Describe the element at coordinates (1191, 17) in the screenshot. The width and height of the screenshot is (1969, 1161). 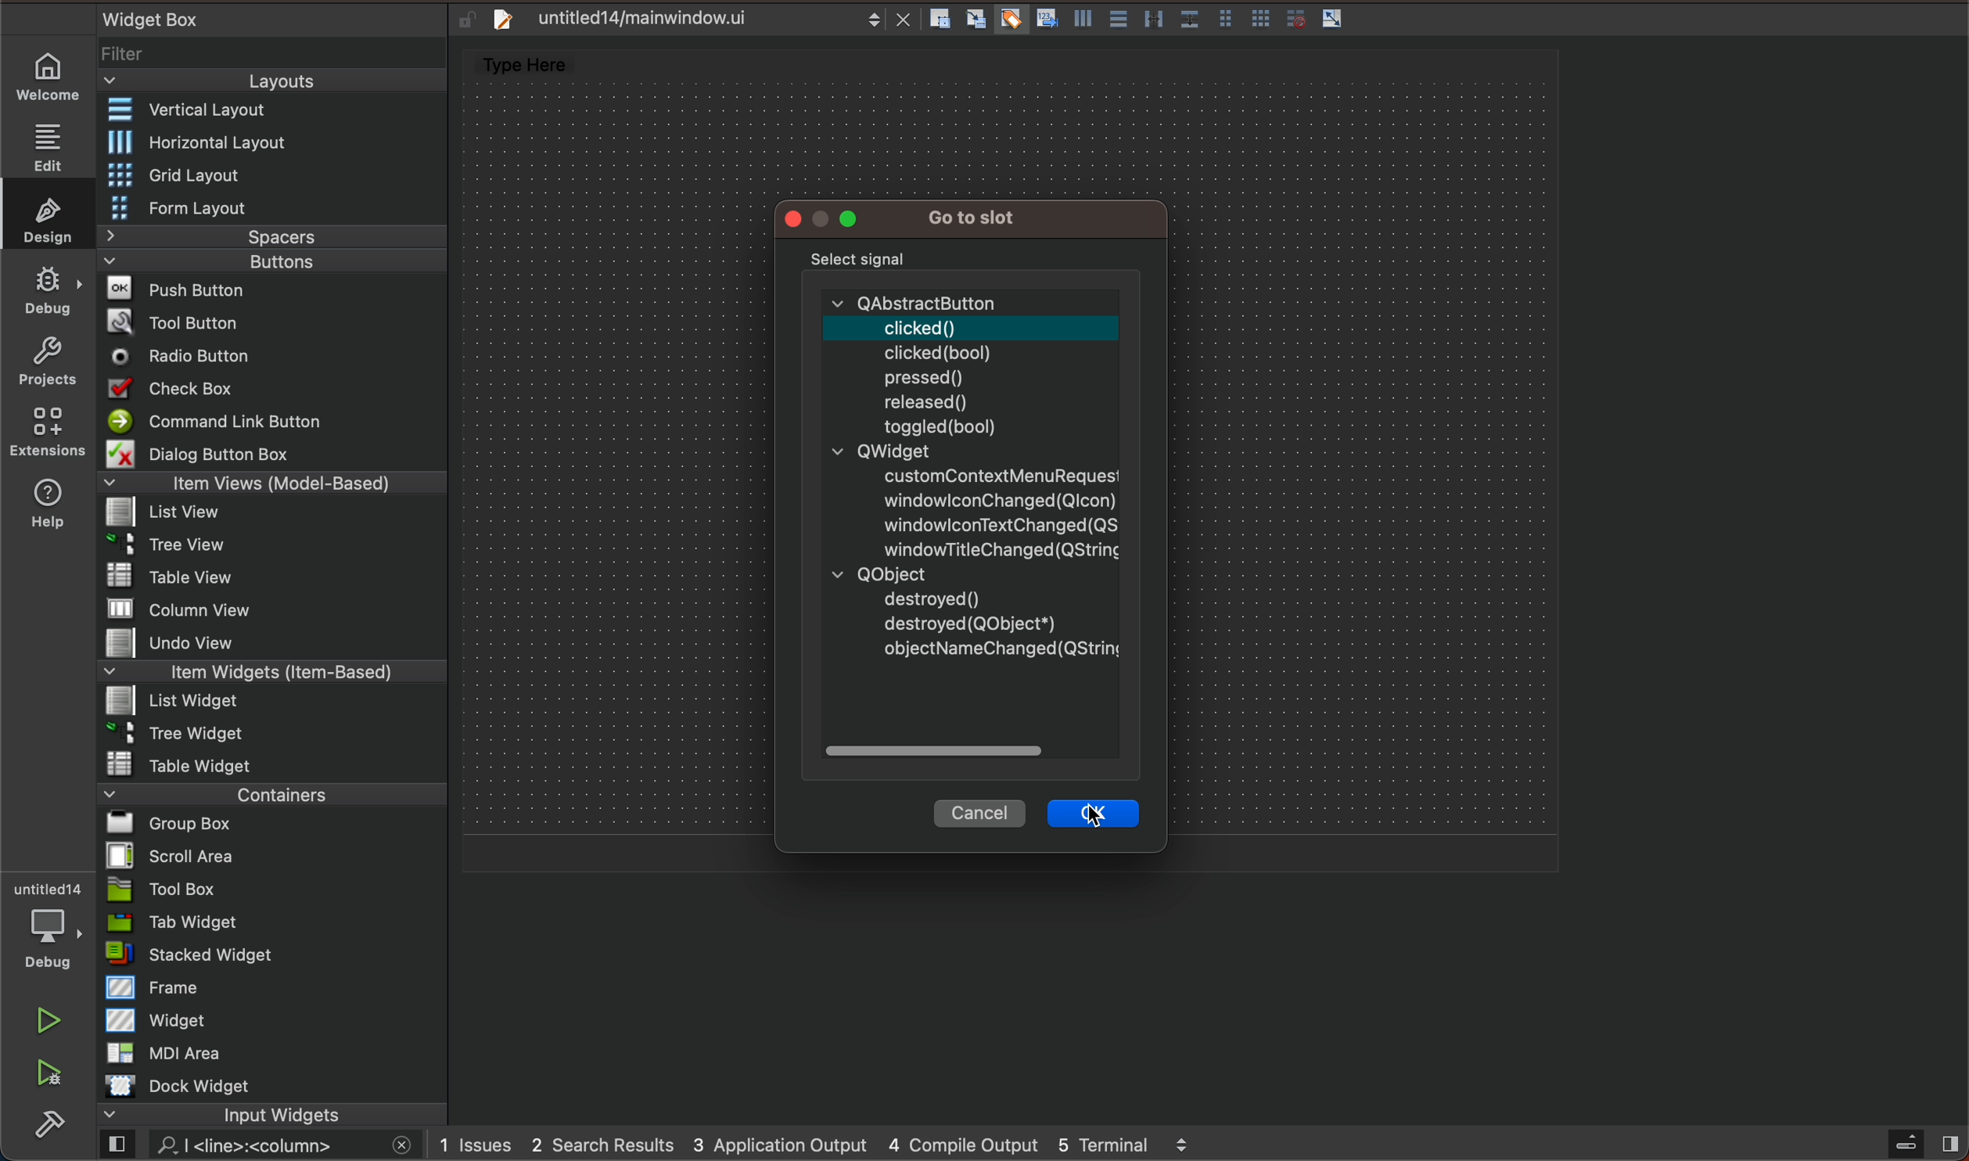
I see `` at that location.